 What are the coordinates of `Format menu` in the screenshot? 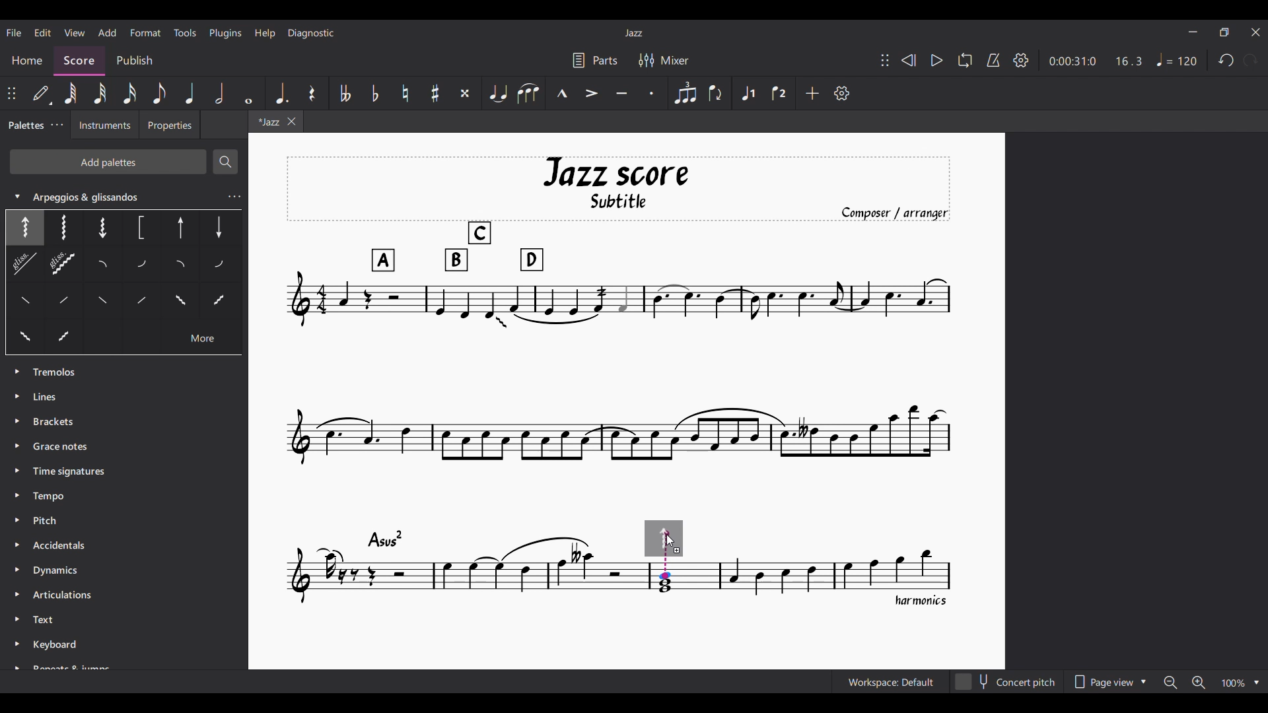 It's located at (146, 32).